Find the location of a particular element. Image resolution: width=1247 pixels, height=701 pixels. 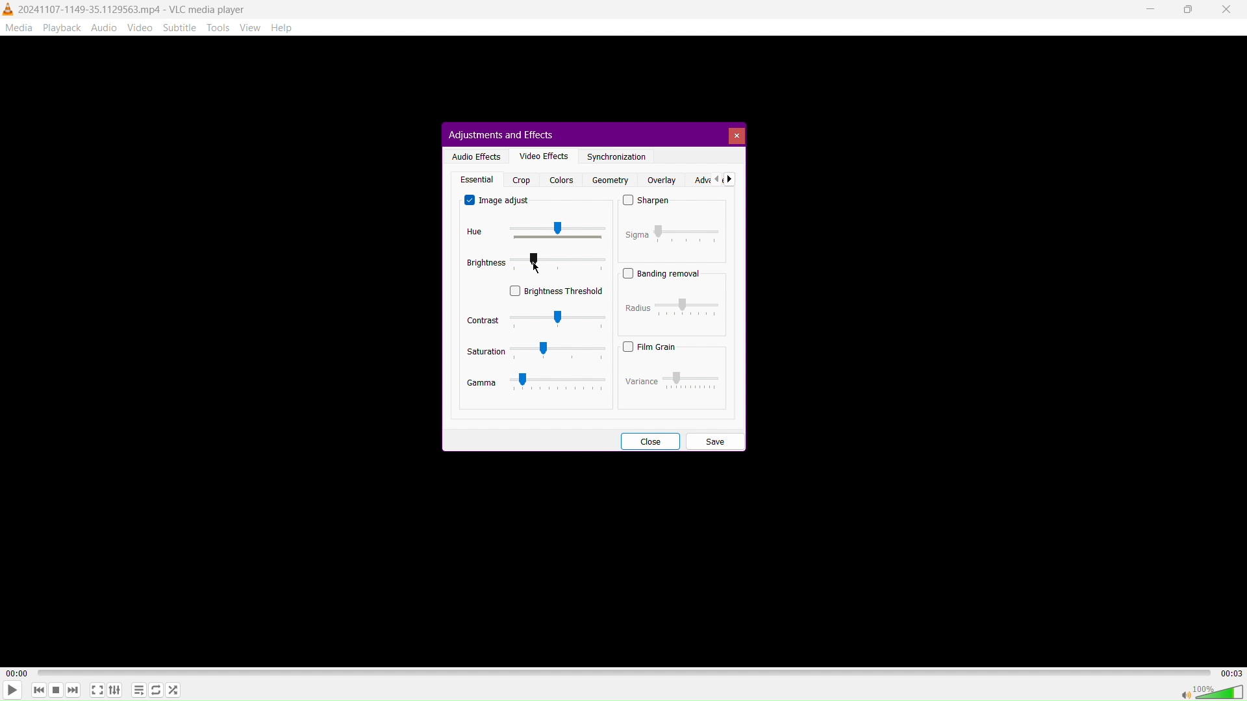

Close is located at coordinates (736, 135).